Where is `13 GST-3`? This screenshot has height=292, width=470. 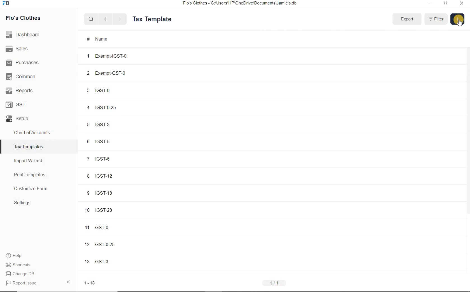 13 GST-3 is located at coordinates (117, 261).